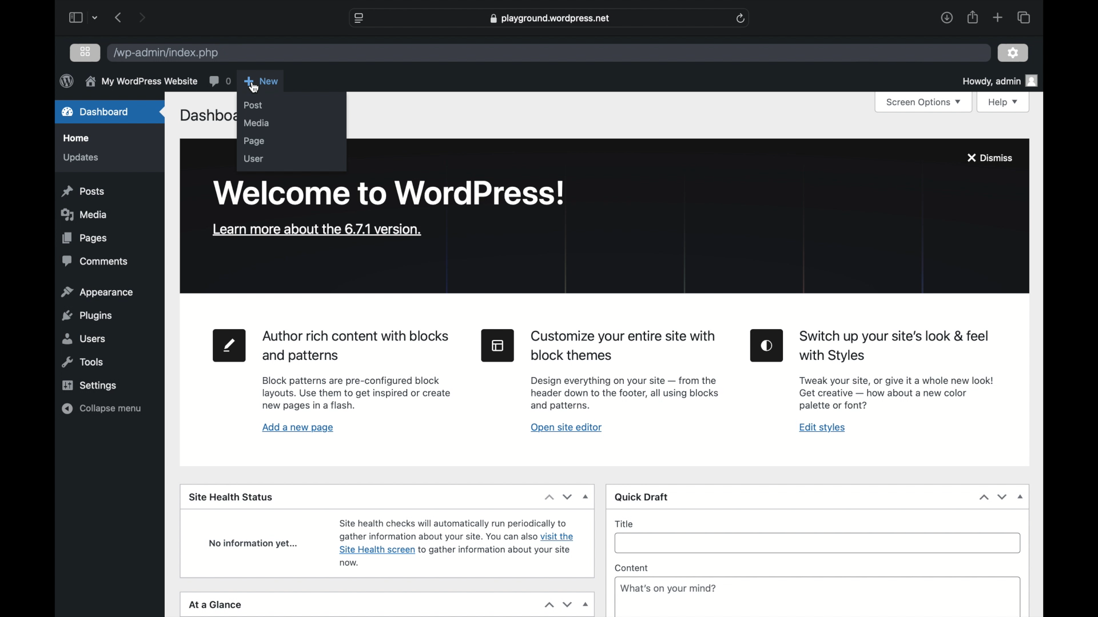 Image resolution: width=1098 pixels, height=617 pixels. Describe the element at coordinates (317, 230) in the screenshot. I see `learn more about the version 6.7.2` at that location.